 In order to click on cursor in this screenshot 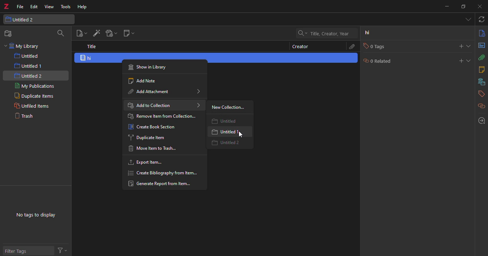, I will do `click(243, 134)`.